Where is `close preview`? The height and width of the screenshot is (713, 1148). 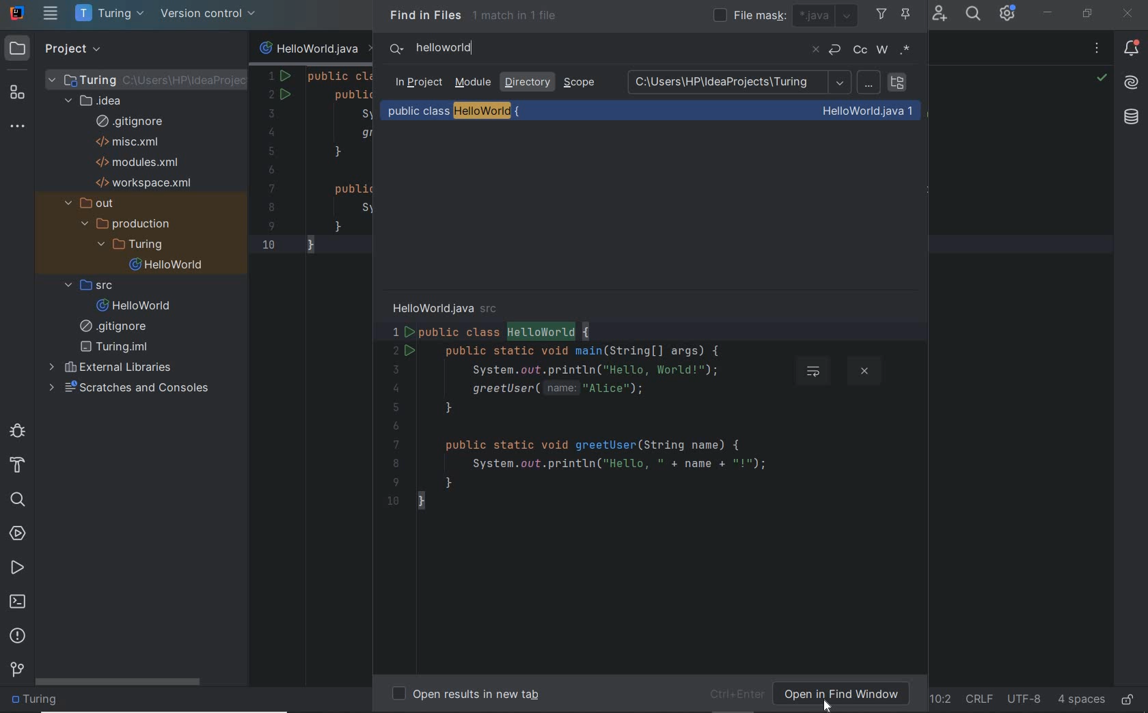
close preview is located at coordinates (865, 370).